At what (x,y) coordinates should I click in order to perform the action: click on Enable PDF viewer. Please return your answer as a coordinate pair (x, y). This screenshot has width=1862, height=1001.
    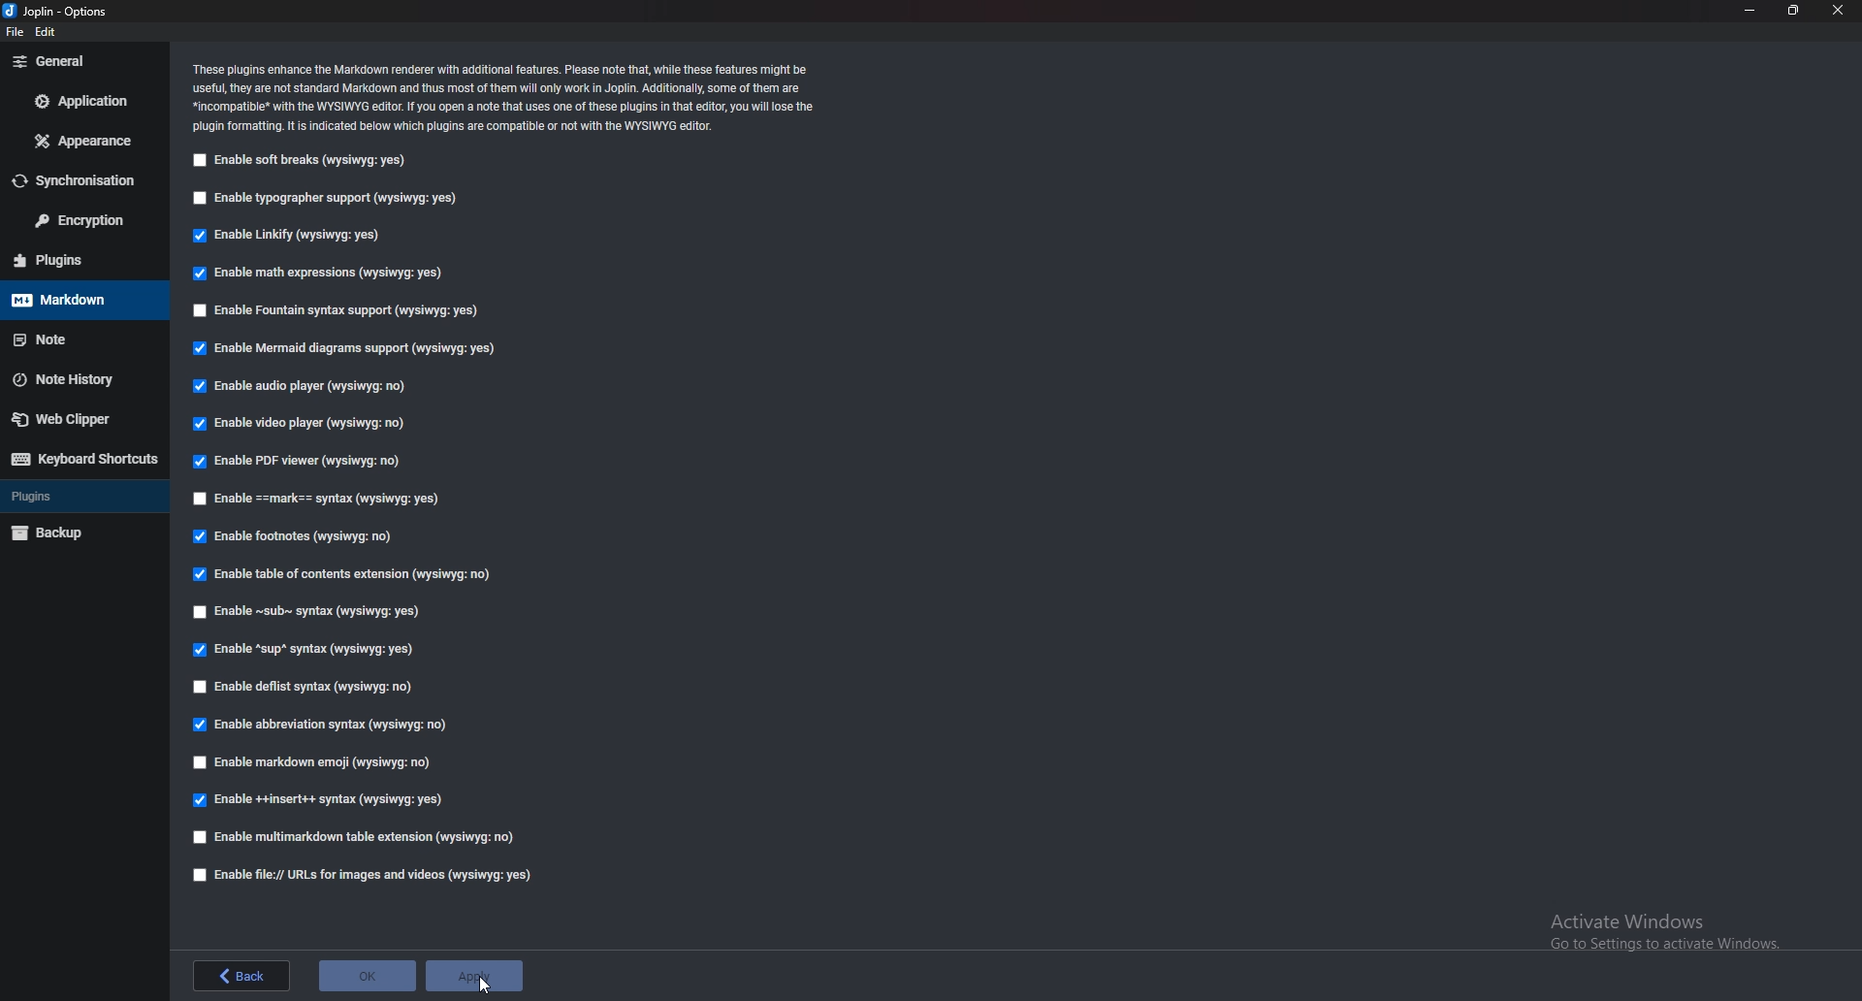
    Looking at the image, I should click on (308, 463).